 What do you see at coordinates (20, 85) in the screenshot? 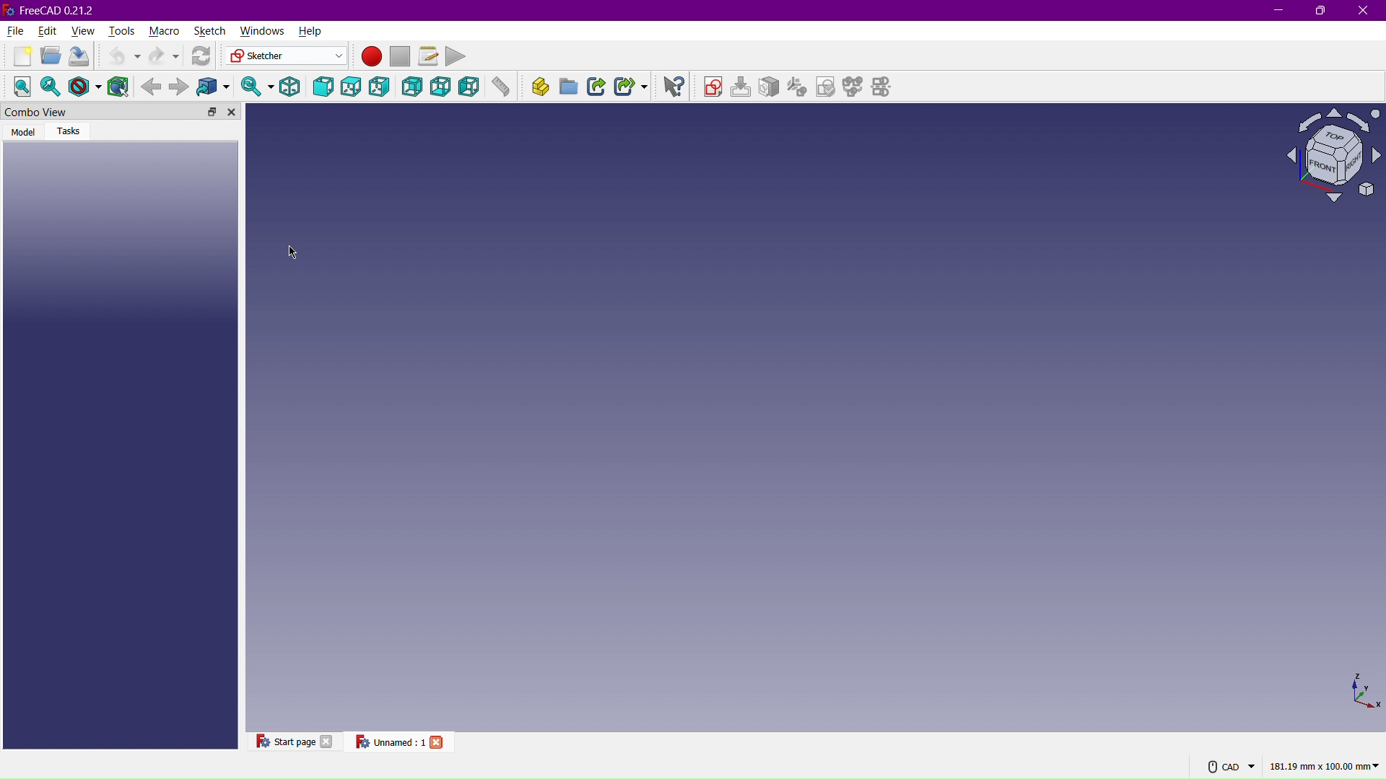
I see `Fit All` at bounding box center [20, 85].